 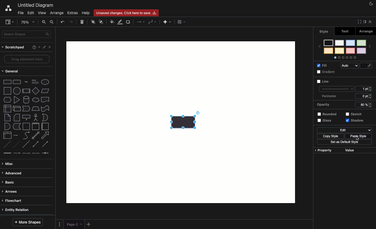 What do you see at coordinates (7, 82) in the screenshot?
I see `Rectangle ` at bounding box center [7, 82].